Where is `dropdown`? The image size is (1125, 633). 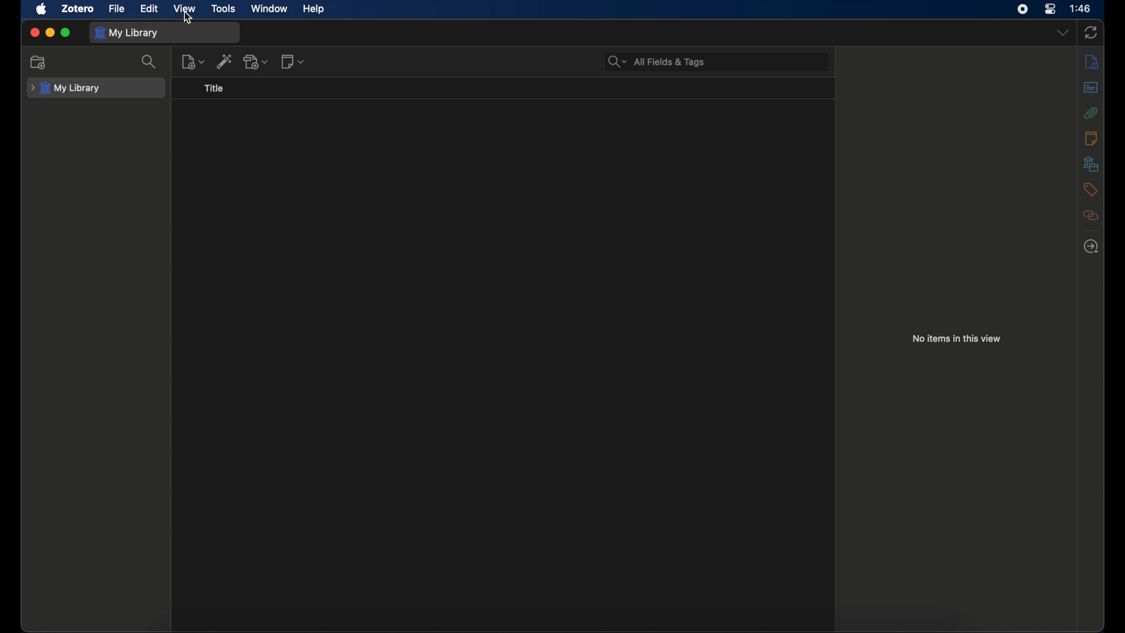
dropdown is located at coordinates (1062, 32).